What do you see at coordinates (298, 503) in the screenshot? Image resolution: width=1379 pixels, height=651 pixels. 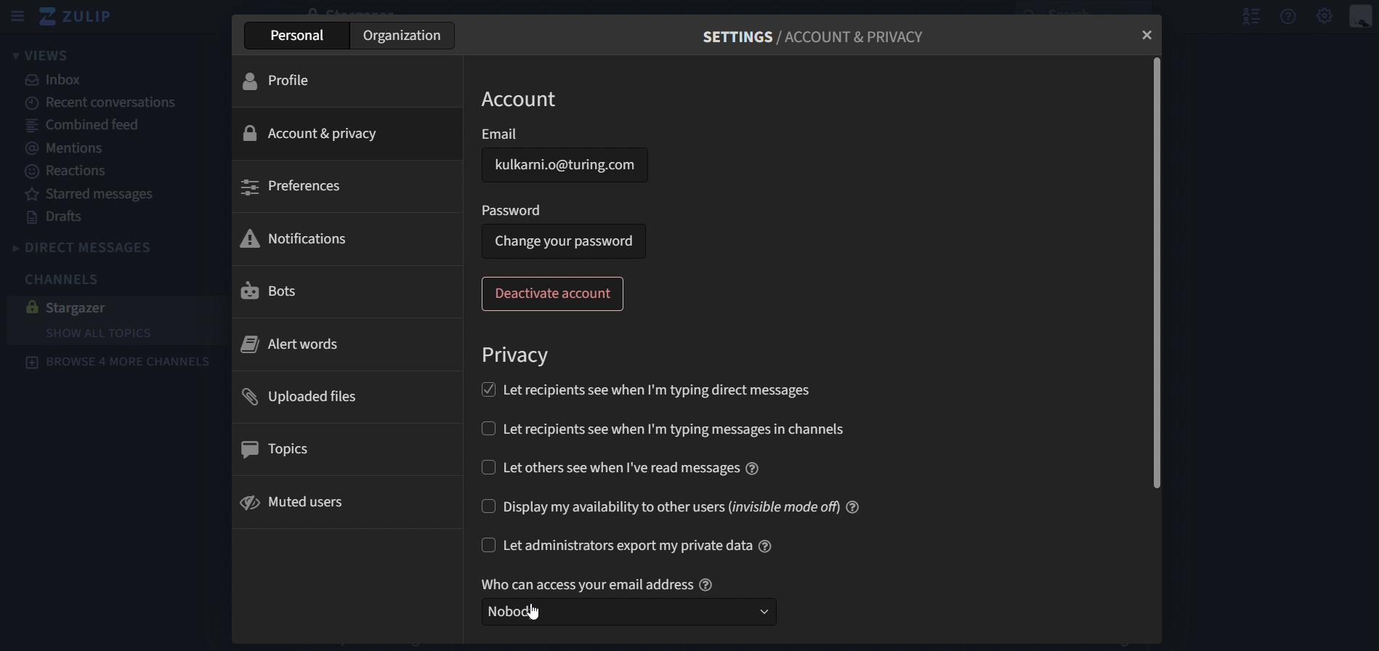 I see `muted users` at bounding box center [298, 503].